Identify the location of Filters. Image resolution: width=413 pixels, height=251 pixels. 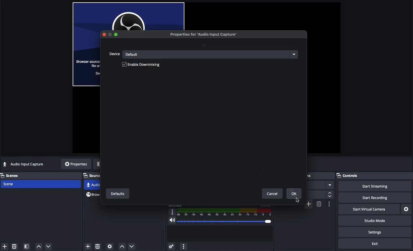
(106, 164).